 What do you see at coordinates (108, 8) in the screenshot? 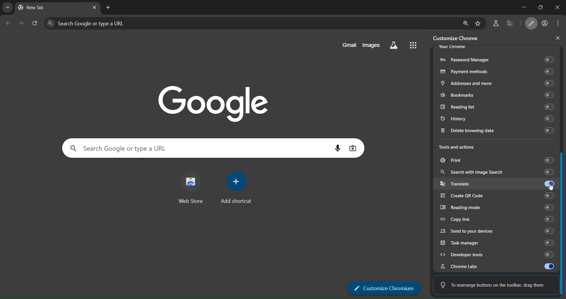
I see `new tab` at bounding box center [108, 8].